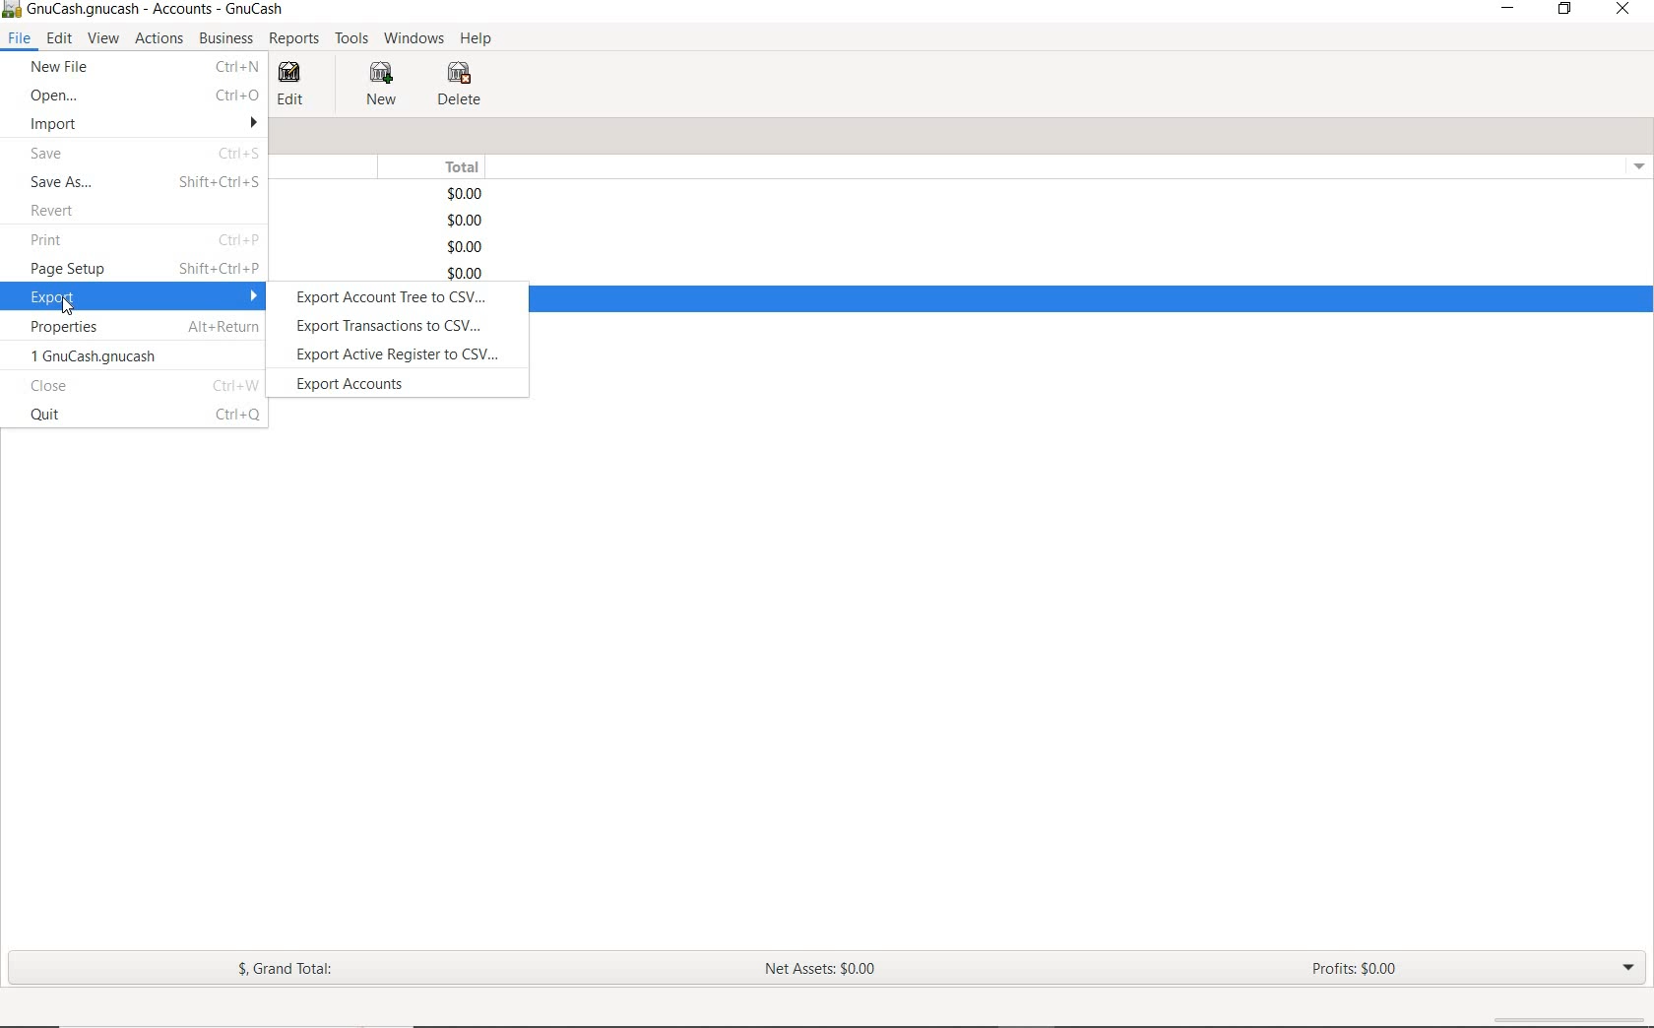 This screenshot has width=1654, height=1028. What do you see at coordinates (380, 88) in the screenshot?
I see `NEW` at bounding box center [380, 88].